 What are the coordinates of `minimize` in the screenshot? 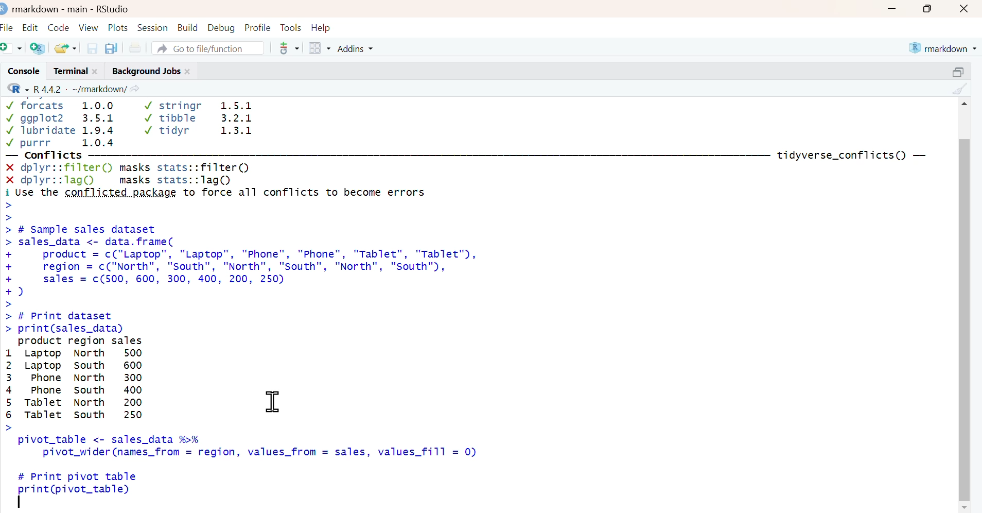 It's located at (891, 8).